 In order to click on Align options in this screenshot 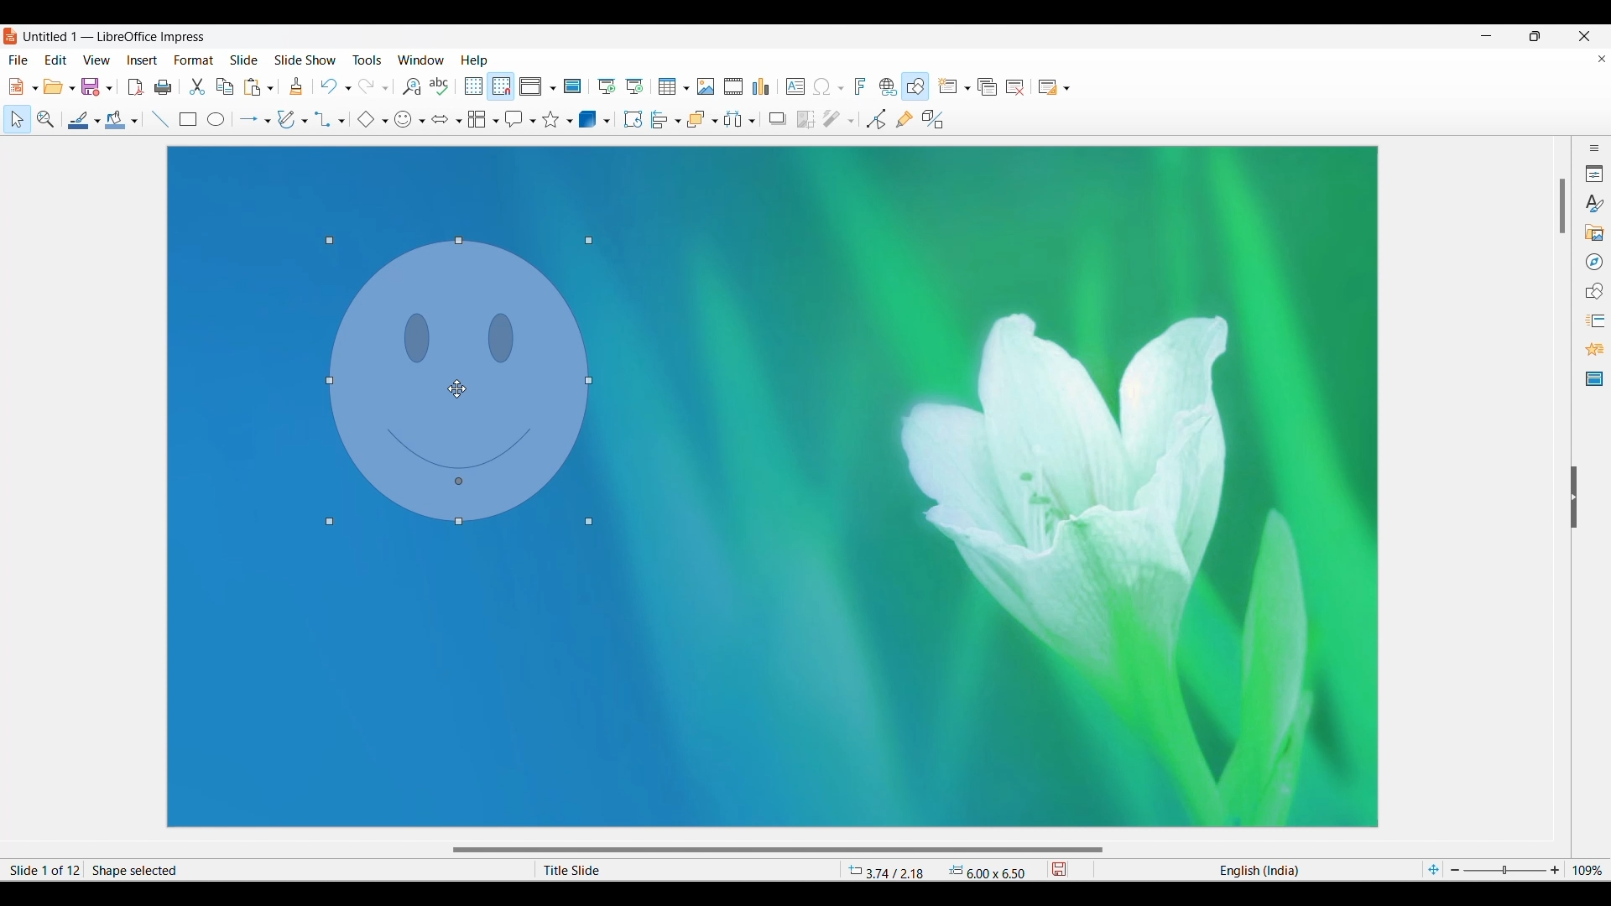, I will do `click(679, 122)`.